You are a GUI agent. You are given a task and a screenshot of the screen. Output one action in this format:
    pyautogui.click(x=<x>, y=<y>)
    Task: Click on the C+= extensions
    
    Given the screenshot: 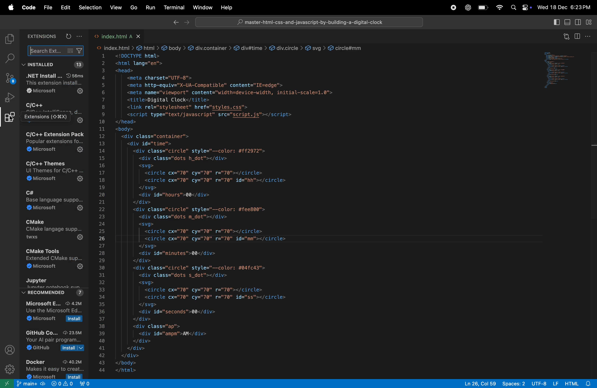 What is the action you would take?
    pyautogui.click(x=53, y=113)
    